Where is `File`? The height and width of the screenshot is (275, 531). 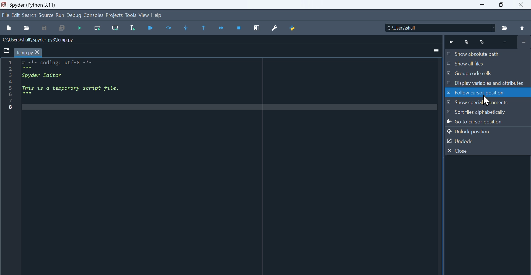 File is located at coordinates (6, 15).